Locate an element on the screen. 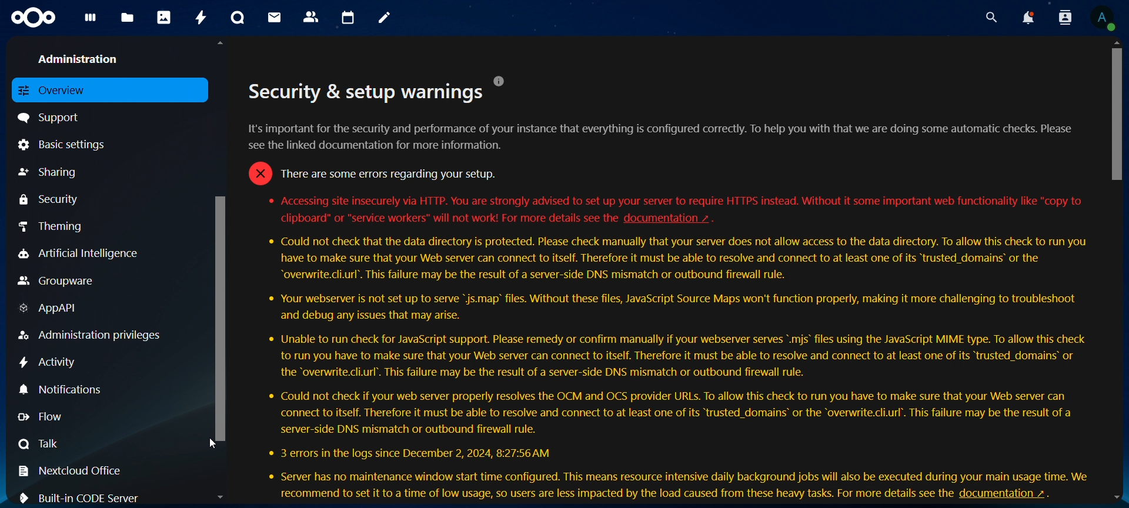 The width and height of the screenshot is (1129, 508). notifications is located at coordinates (64, 389).